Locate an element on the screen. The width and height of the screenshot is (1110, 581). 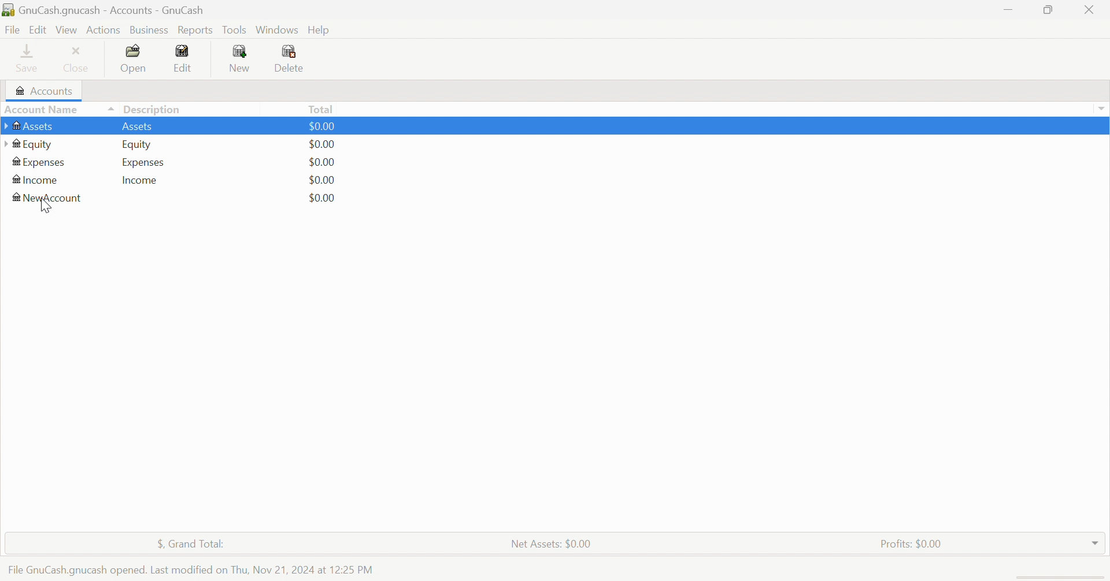
Edit is located at coordinates (37, 30).